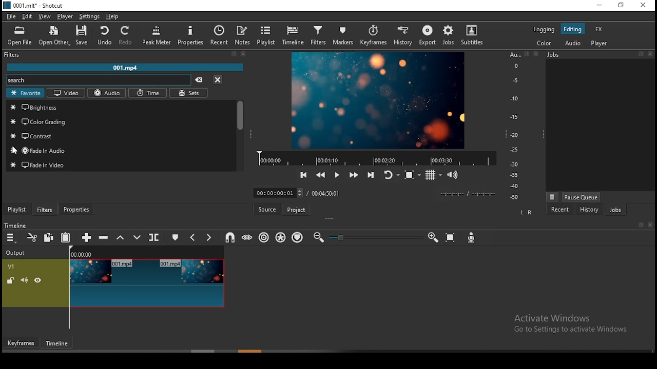 This screenshot has height=369, width=657. I want to click on paste, so click(65, 238).